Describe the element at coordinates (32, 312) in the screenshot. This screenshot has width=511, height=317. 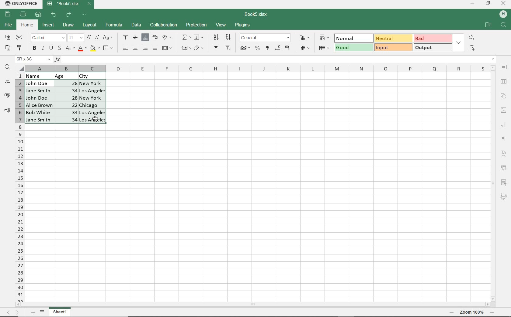
I see `Add sheets` at that location.